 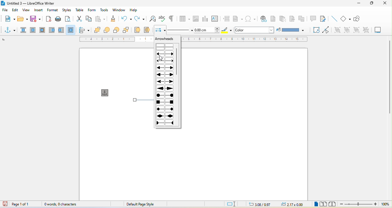 What do you see at coordinates (52, 30) in the screenshot?
I see `before` at bounding box center [52, 30].